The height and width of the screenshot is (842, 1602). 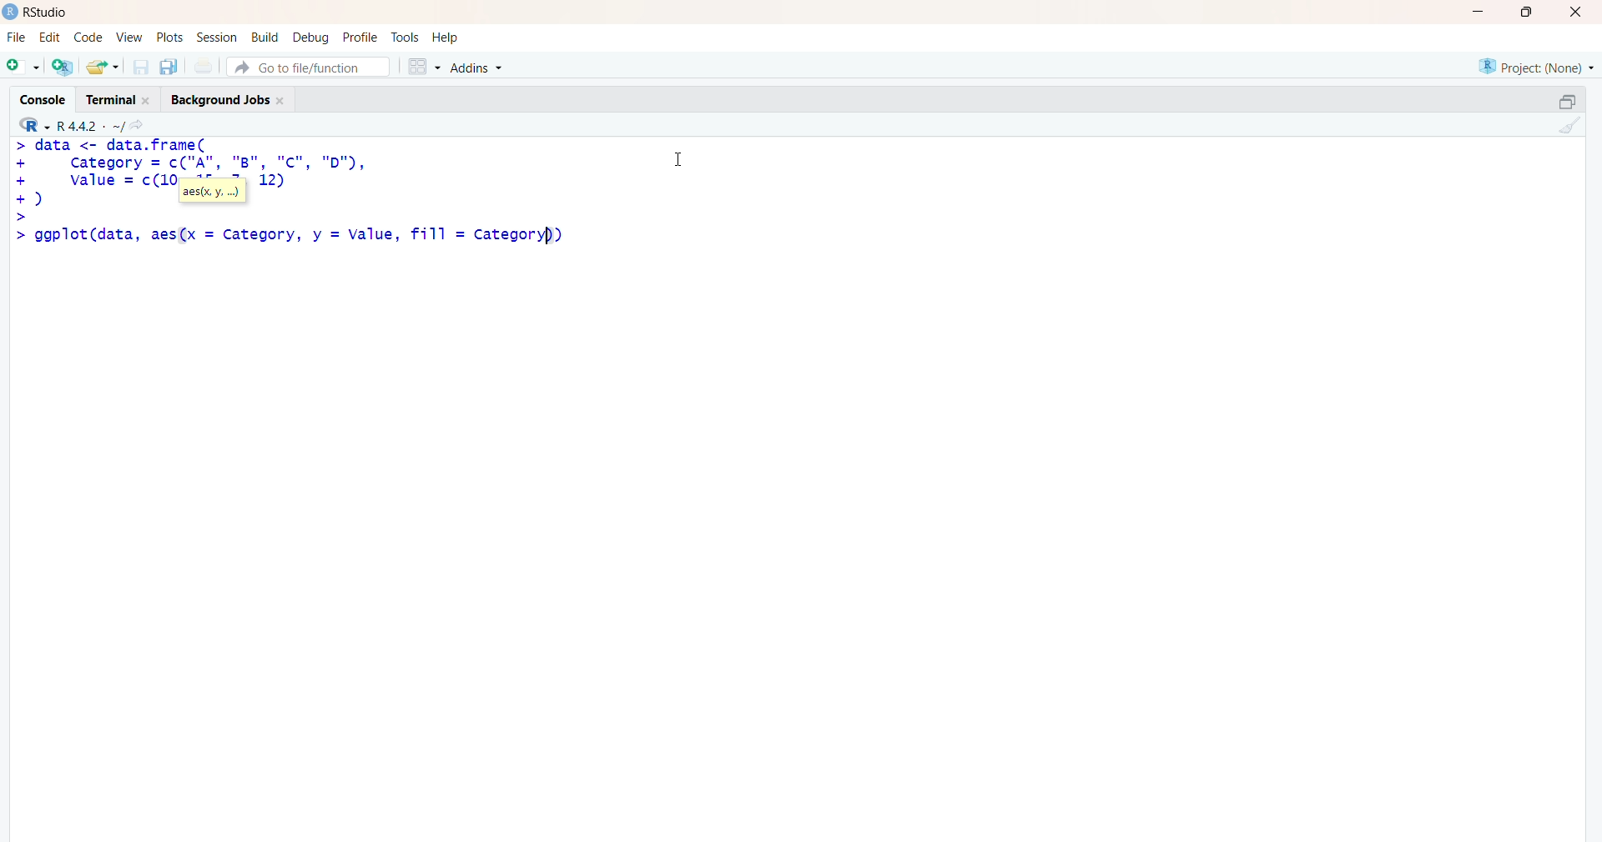 I want to click on save current document, so click(x=140, y=67).